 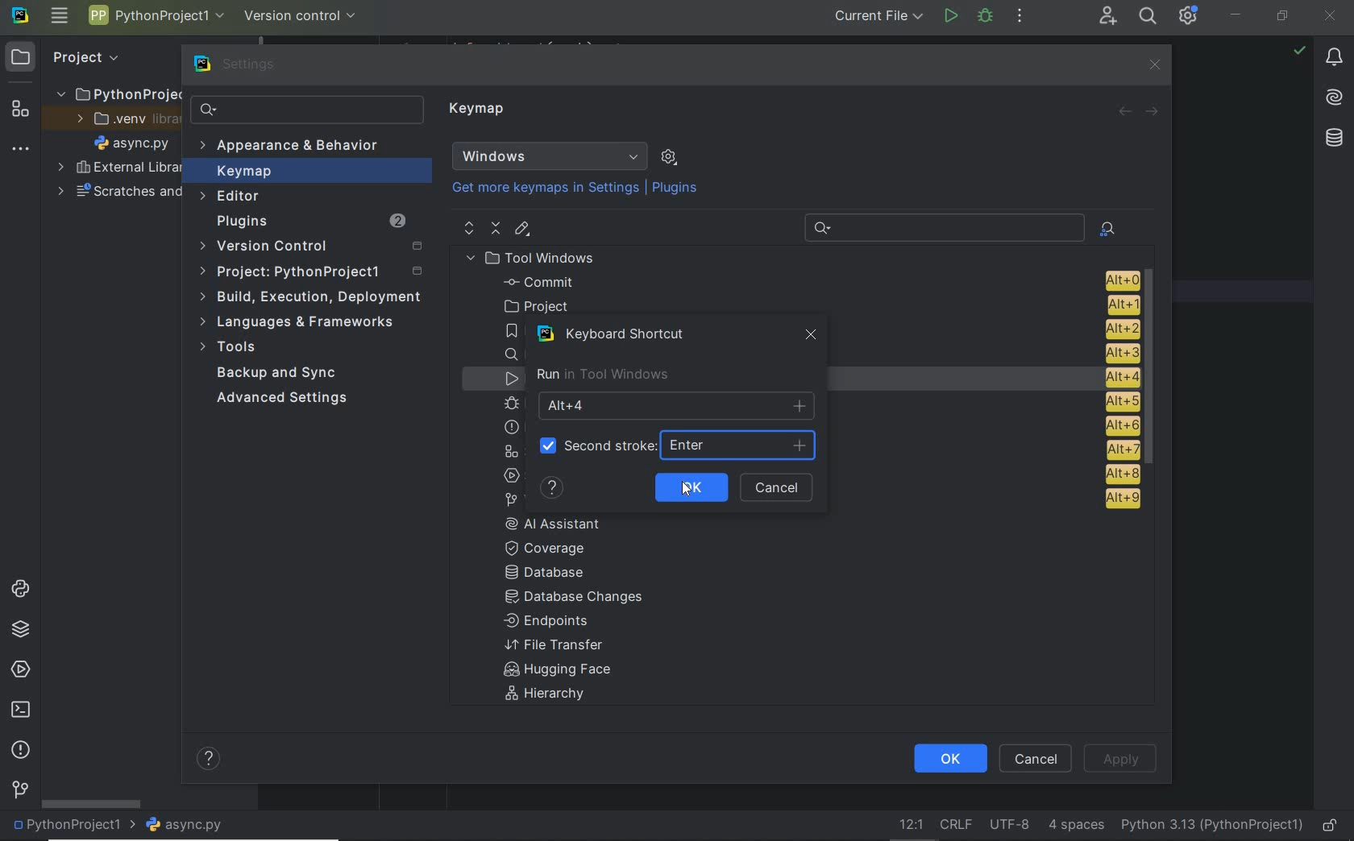 What do you see at coordinates (1331, 14) in the screenshot?
I see `close` at bounding box center [1331, 14].